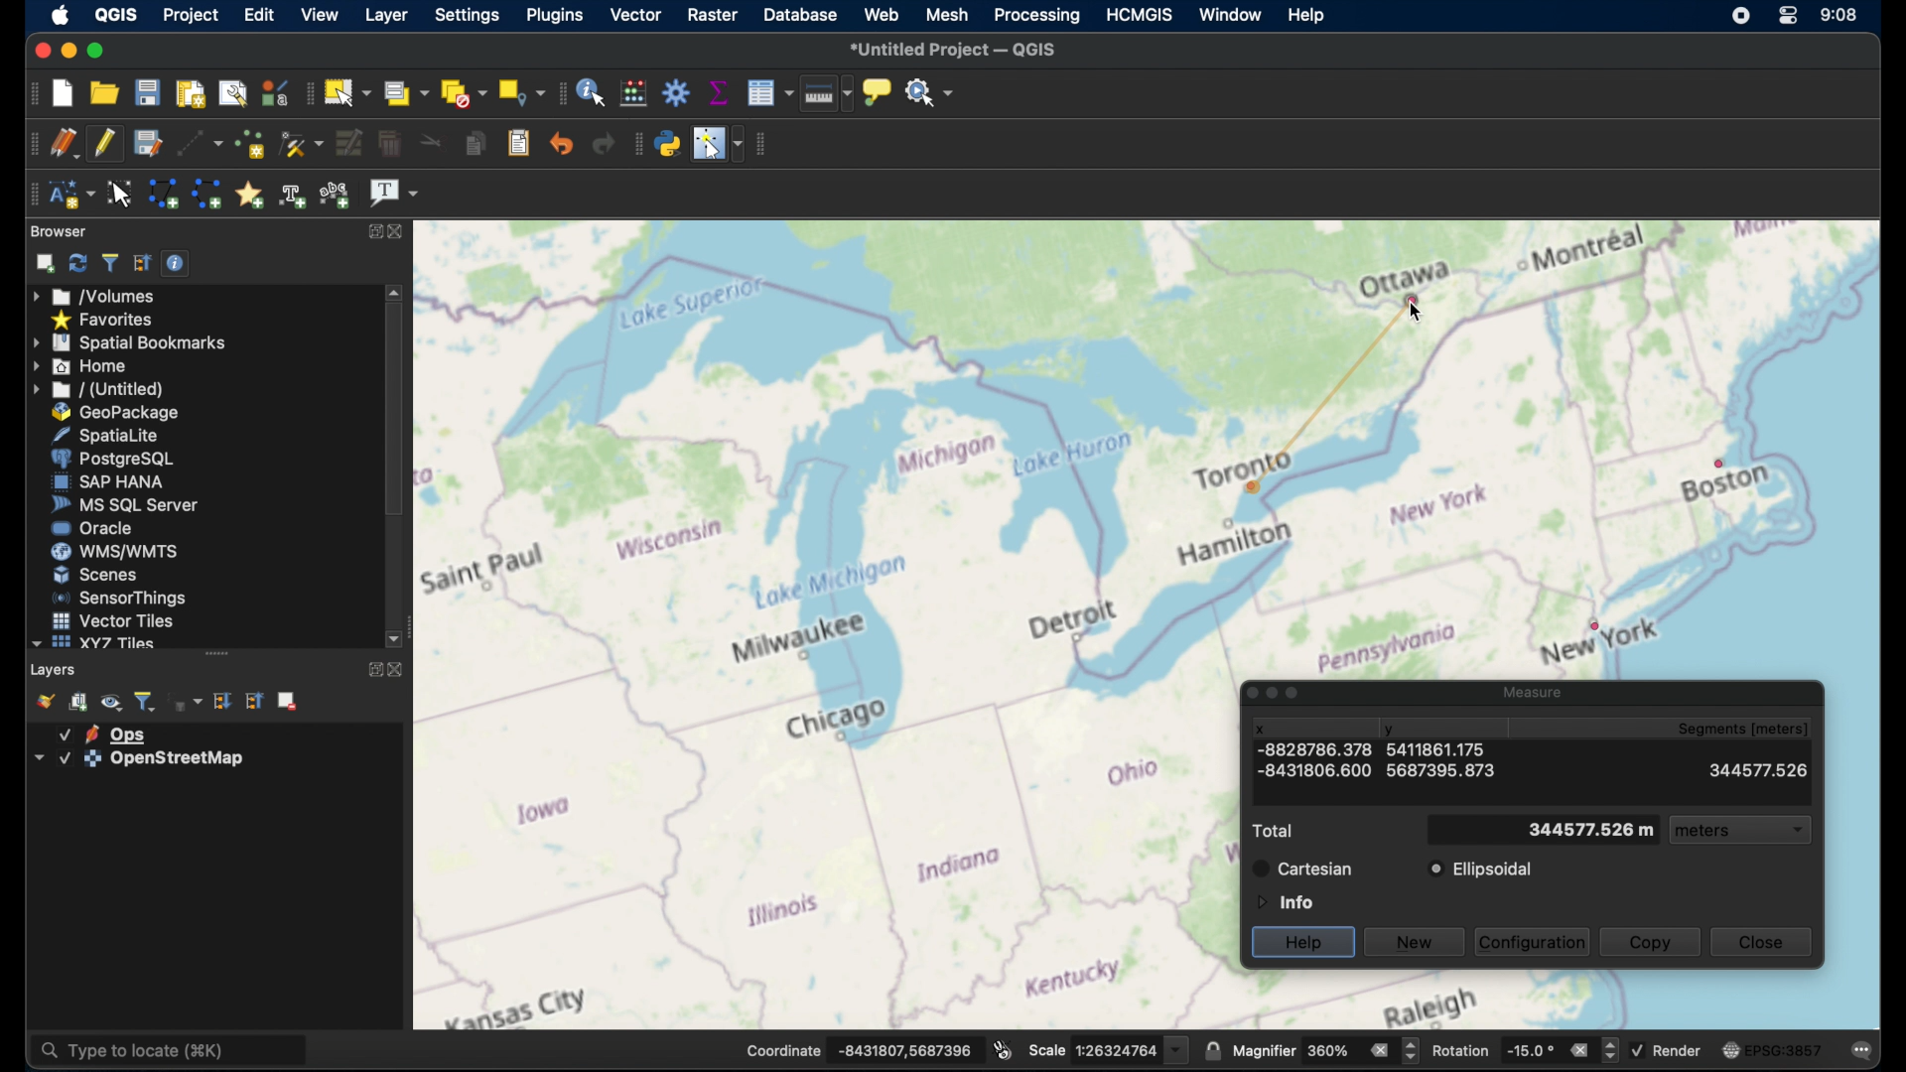  What do you see at coordinates (519, 92) in the screenshot?
I see `select by location` at bounding box center [519, 92].